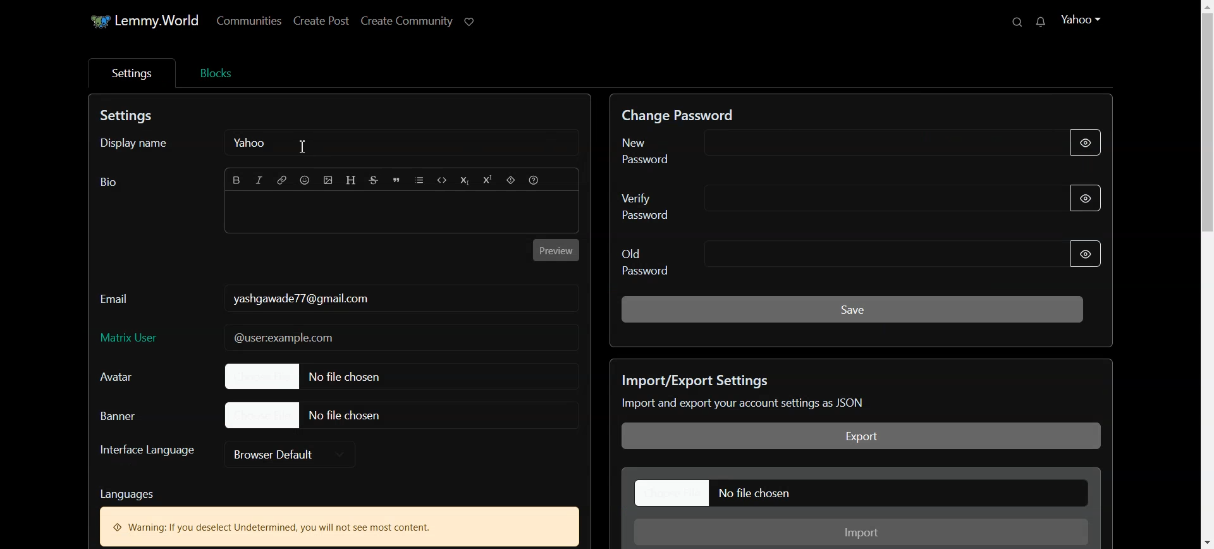 This screenshot has width=1214, height=549. Describe the element at coordinates (510, 181) in the screenshot. I see `Spoiler` at that location.